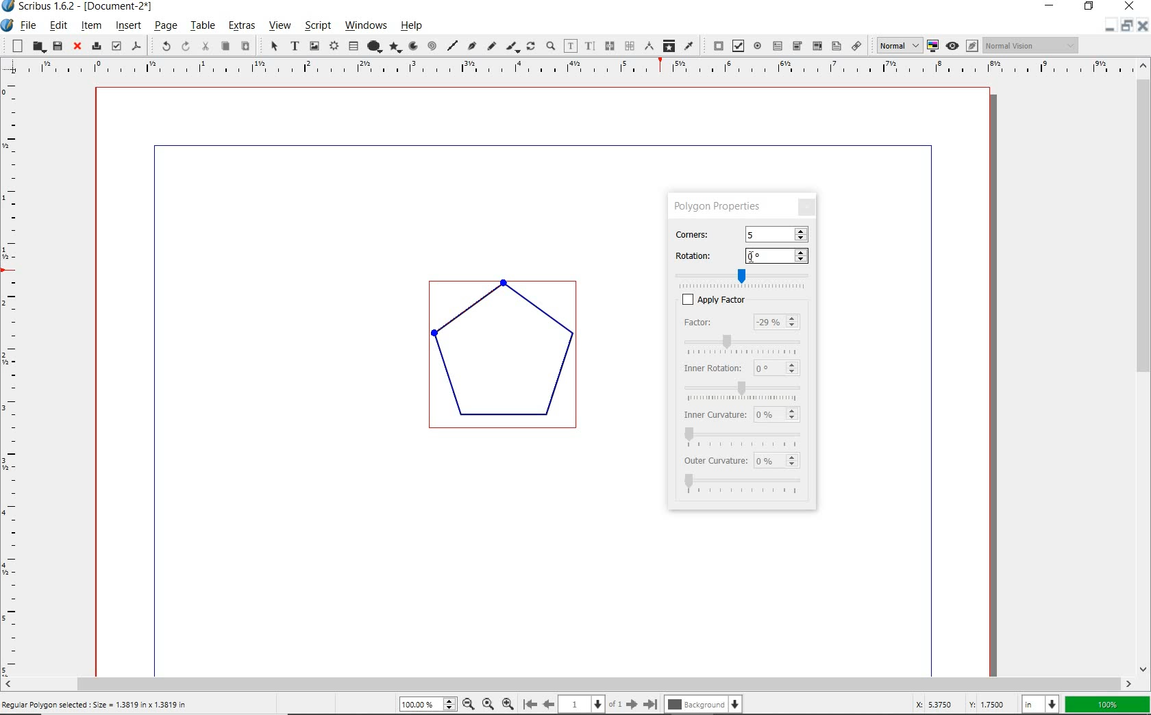  Describe the element at coordinates (1105, 703) in the screenshot. I see `100%` at that location.